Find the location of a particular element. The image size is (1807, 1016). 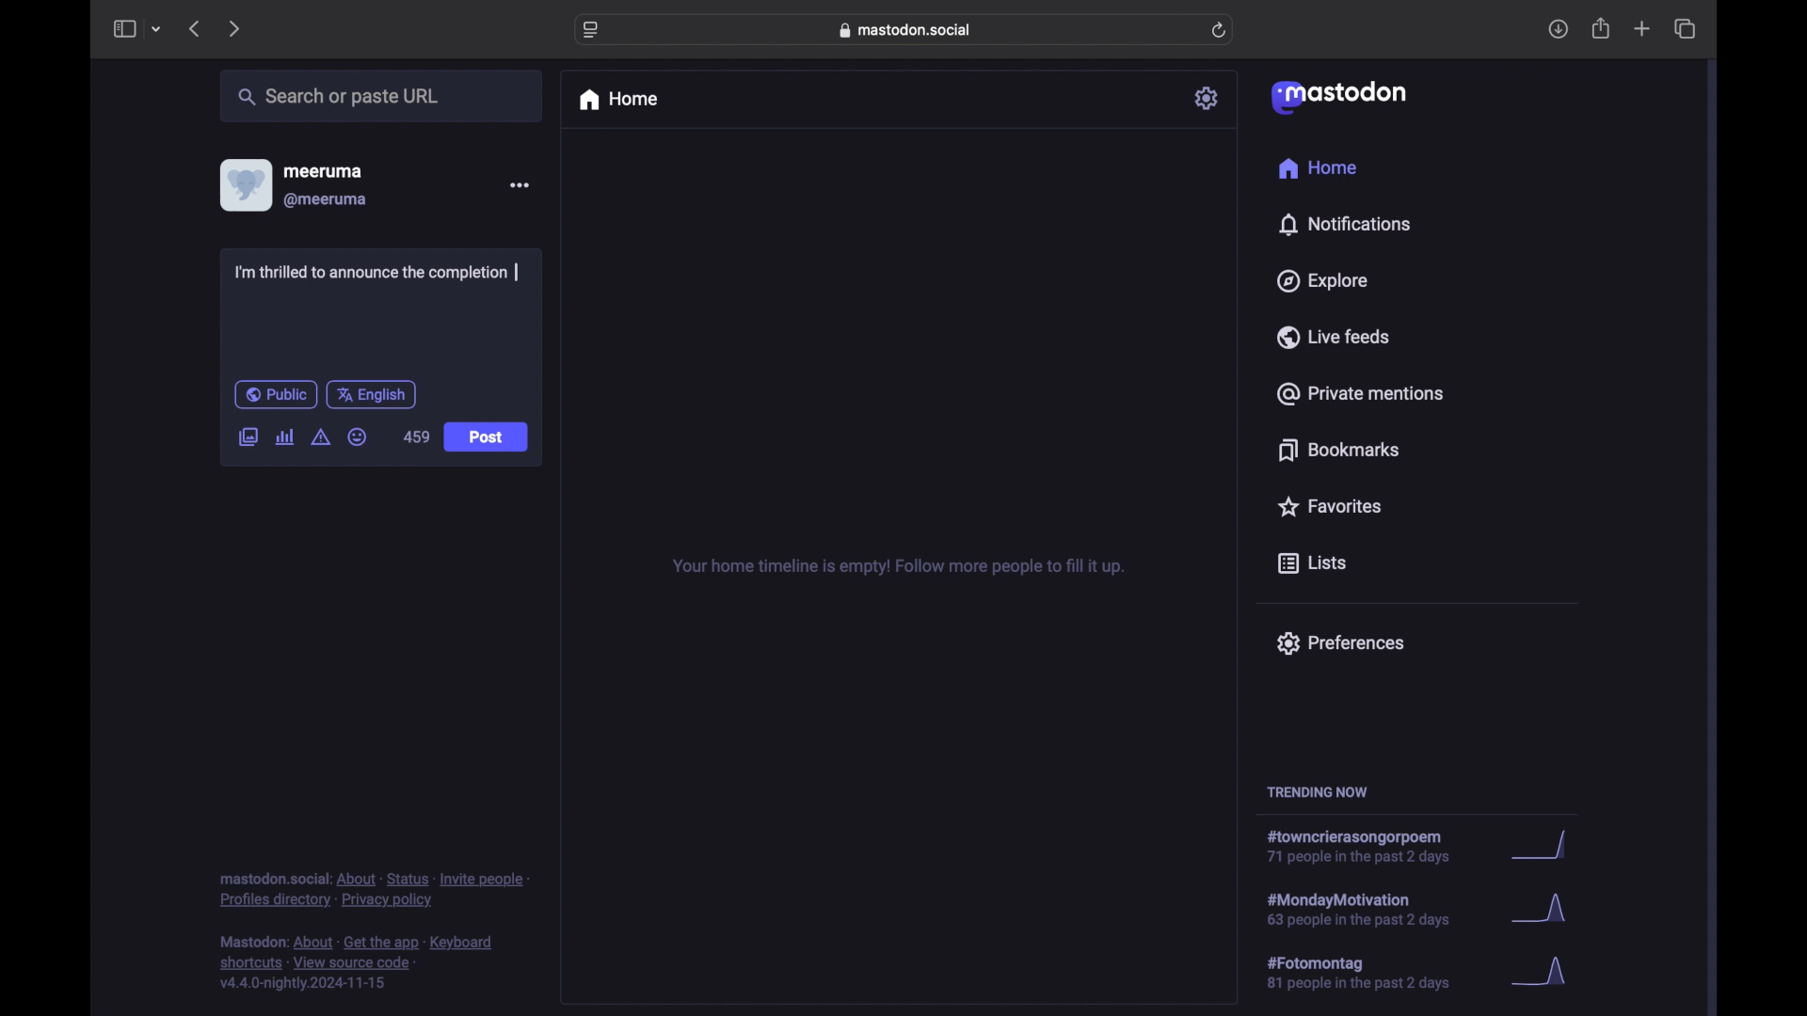

refresh is located at coordinates (1219, 30).